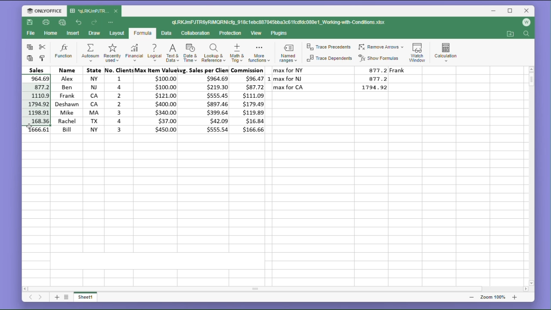  I want to click on text & data, so click(172, 54).